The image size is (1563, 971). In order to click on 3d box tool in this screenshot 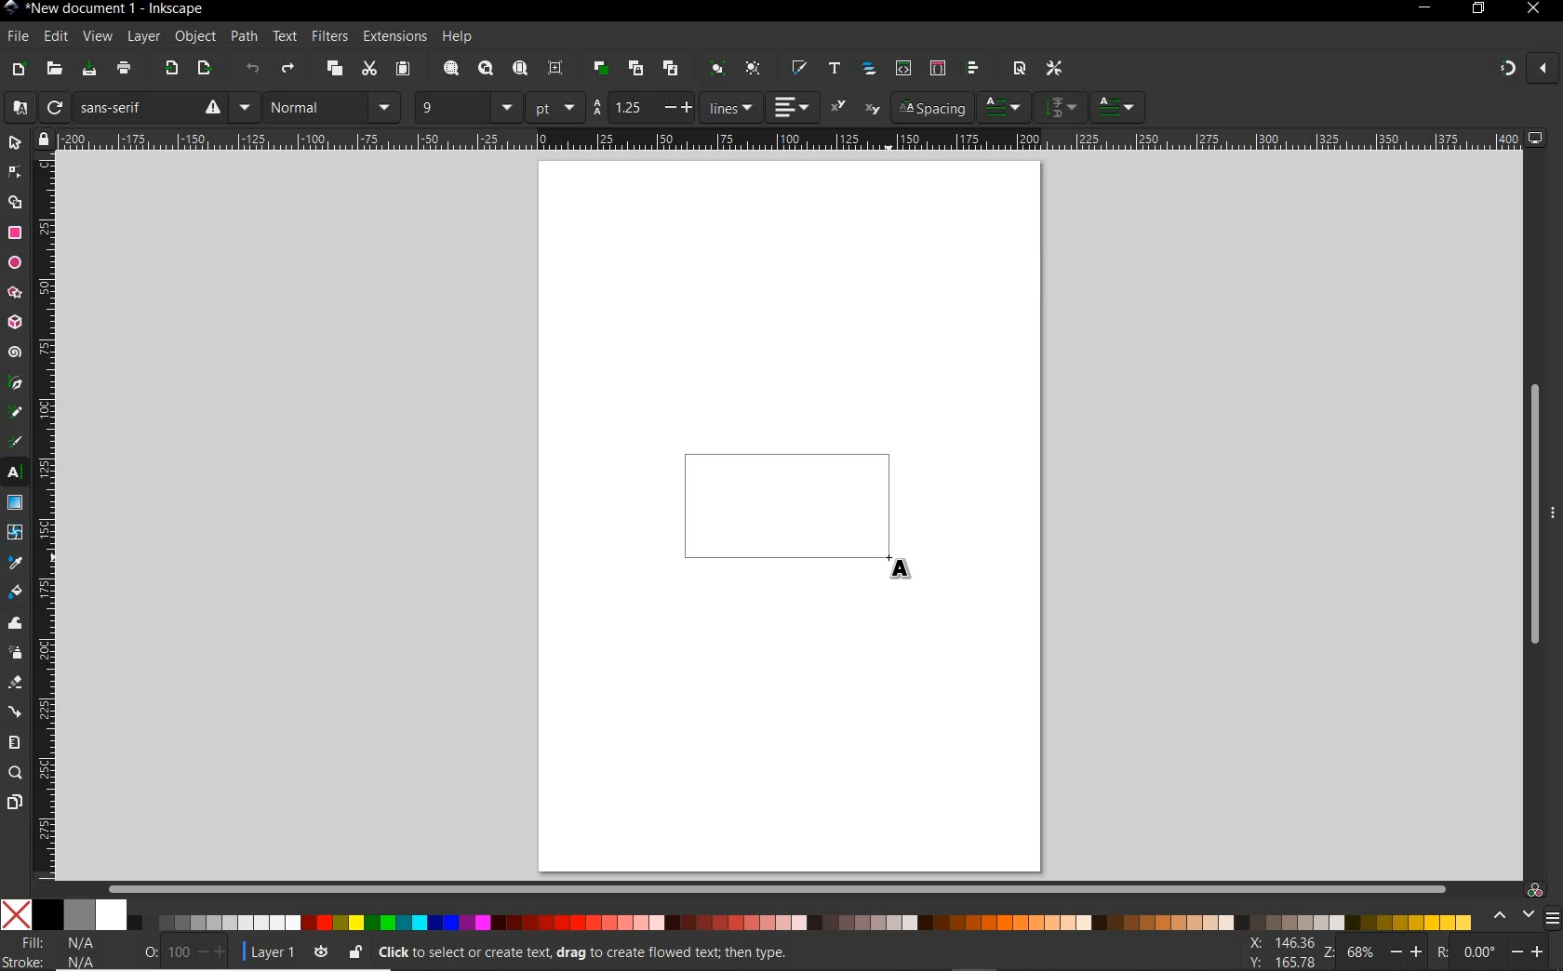, I will do `click(15, 325)`.